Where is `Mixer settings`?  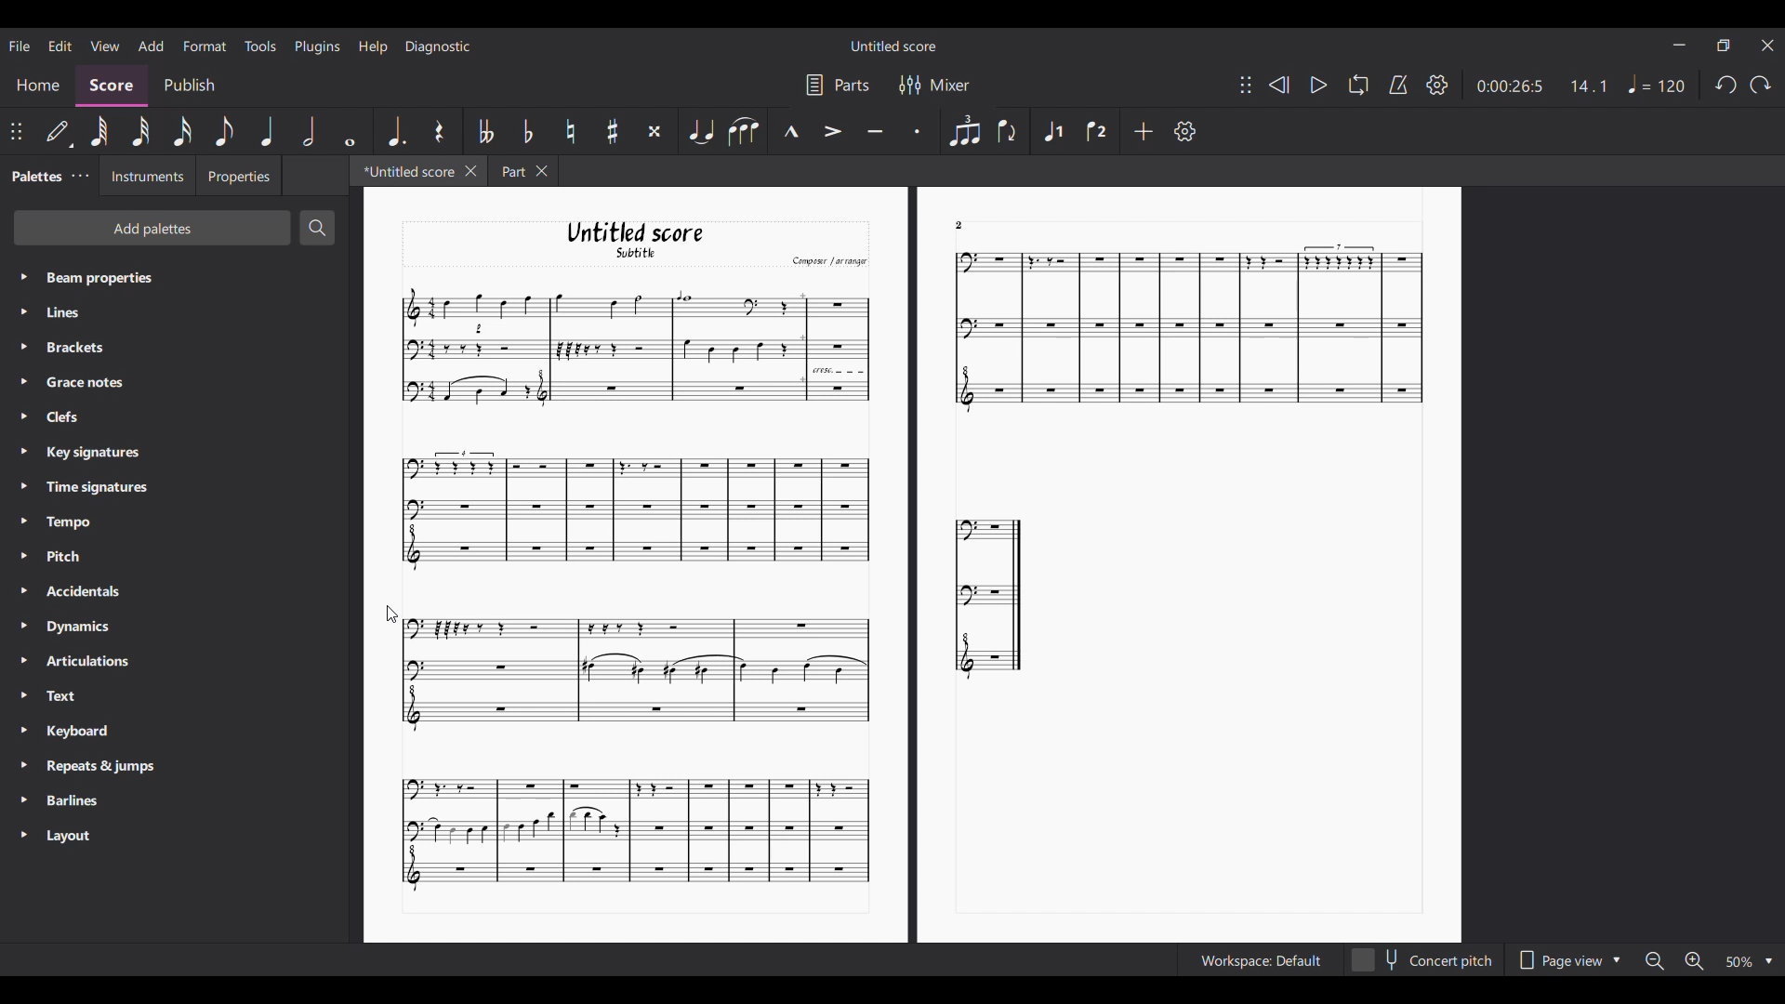
Mixer settings is located at coordinates (936, 85).